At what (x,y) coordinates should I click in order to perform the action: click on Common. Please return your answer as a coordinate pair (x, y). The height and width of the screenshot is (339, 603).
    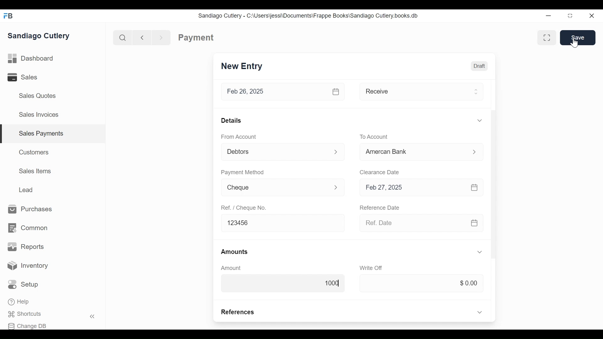
    Looking at the image, I should click on (27, 228).